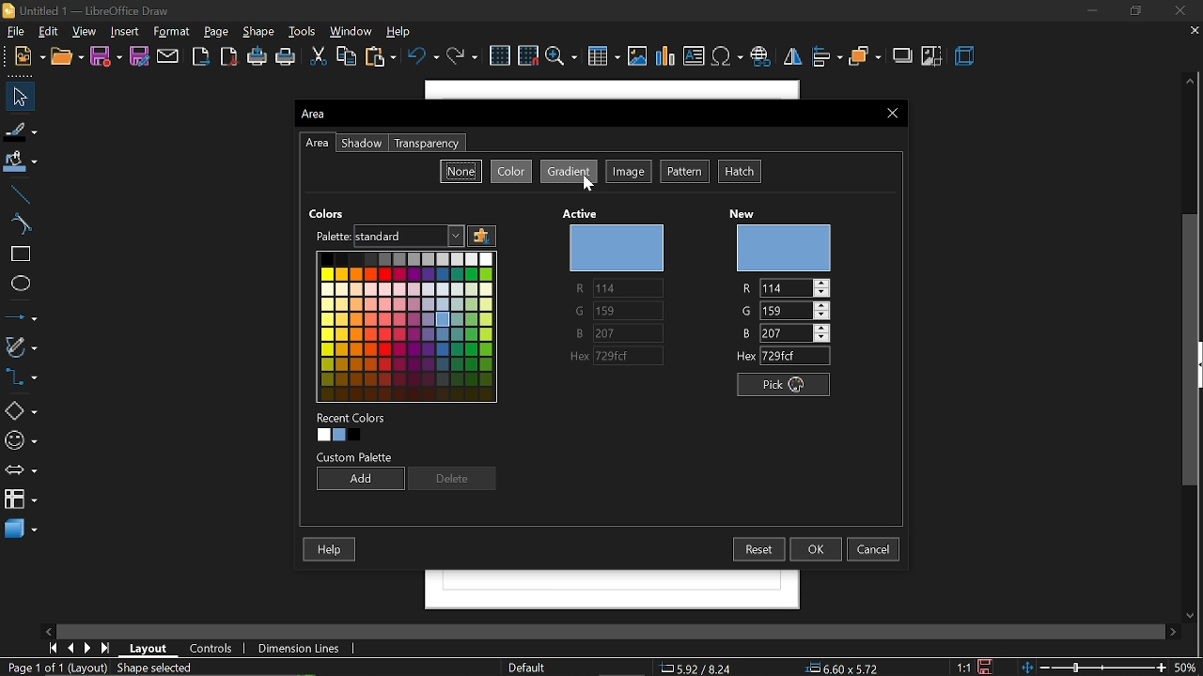 The height and width of the screenshot is (676, 1203). I want to click on arrange, so click(865, 57).